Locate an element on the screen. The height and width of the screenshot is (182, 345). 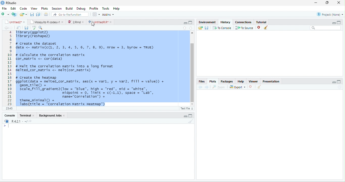
search bar is located at coordinates (326, 28).